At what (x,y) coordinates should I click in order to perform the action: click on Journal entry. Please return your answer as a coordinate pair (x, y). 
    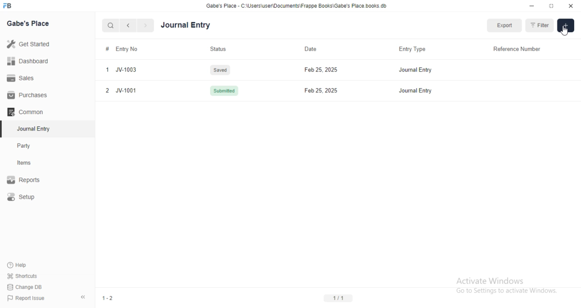
    Looking at the image, I should click on (415, 91).